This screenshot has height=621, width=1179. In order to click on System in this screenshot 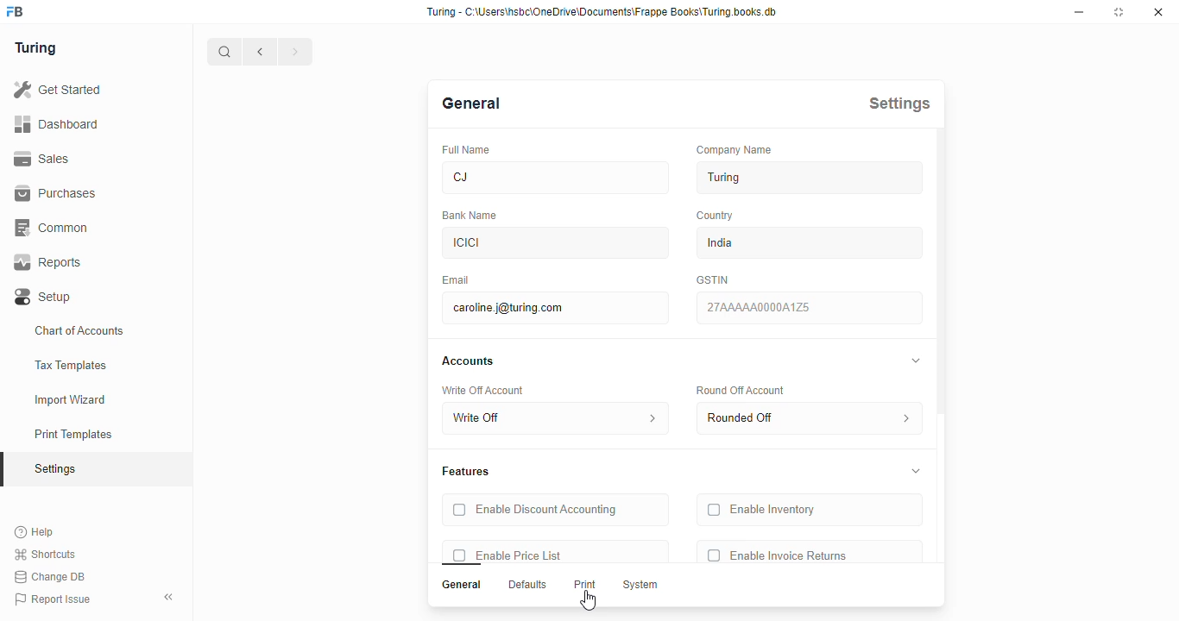, I will do `click(642, 586)`.